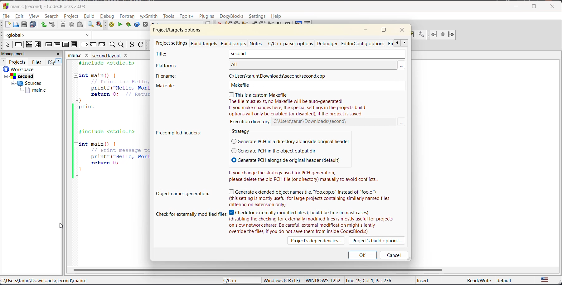  I want to click on close, so click(404, 30).